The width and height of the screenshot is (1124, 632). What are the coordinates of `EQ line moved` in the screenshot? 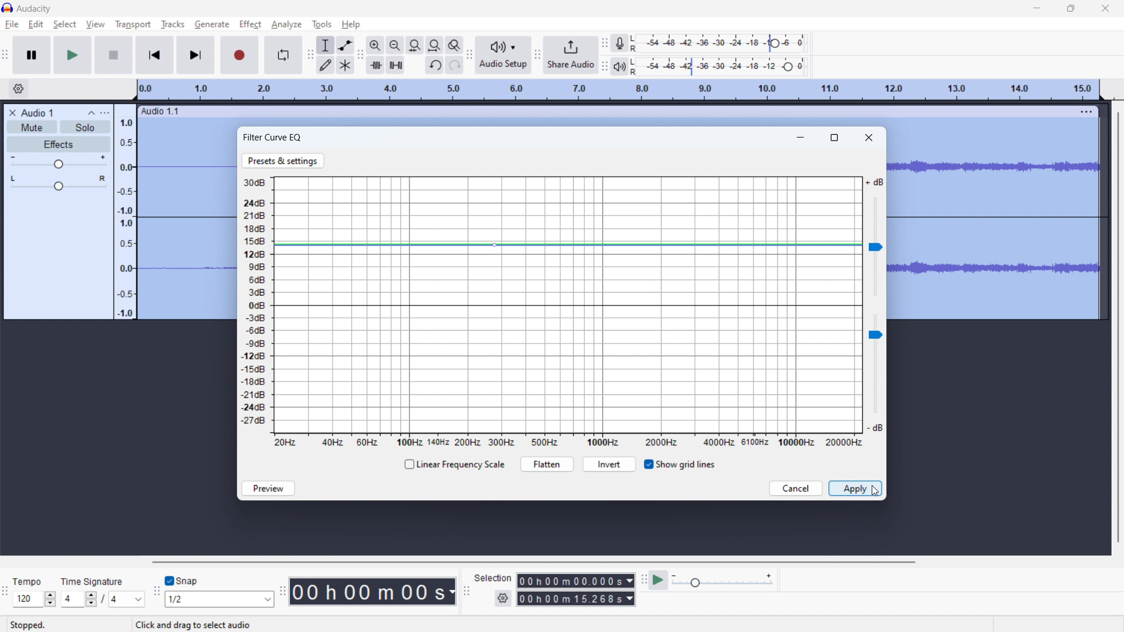 It's located at (568, 245).